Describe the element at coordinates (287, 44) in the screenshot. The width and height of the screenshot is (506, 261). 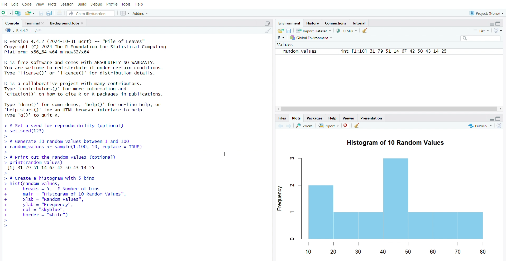
I see `values` at that location.